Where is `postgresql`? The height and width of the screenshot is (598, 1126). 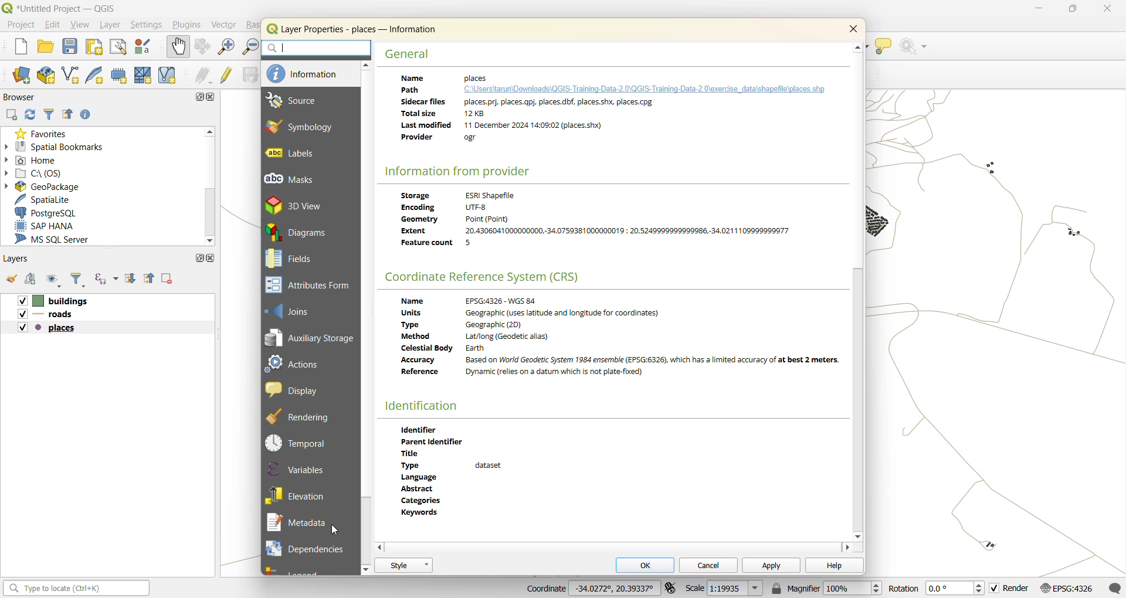
postgresql is located at coordinates (56, 210).